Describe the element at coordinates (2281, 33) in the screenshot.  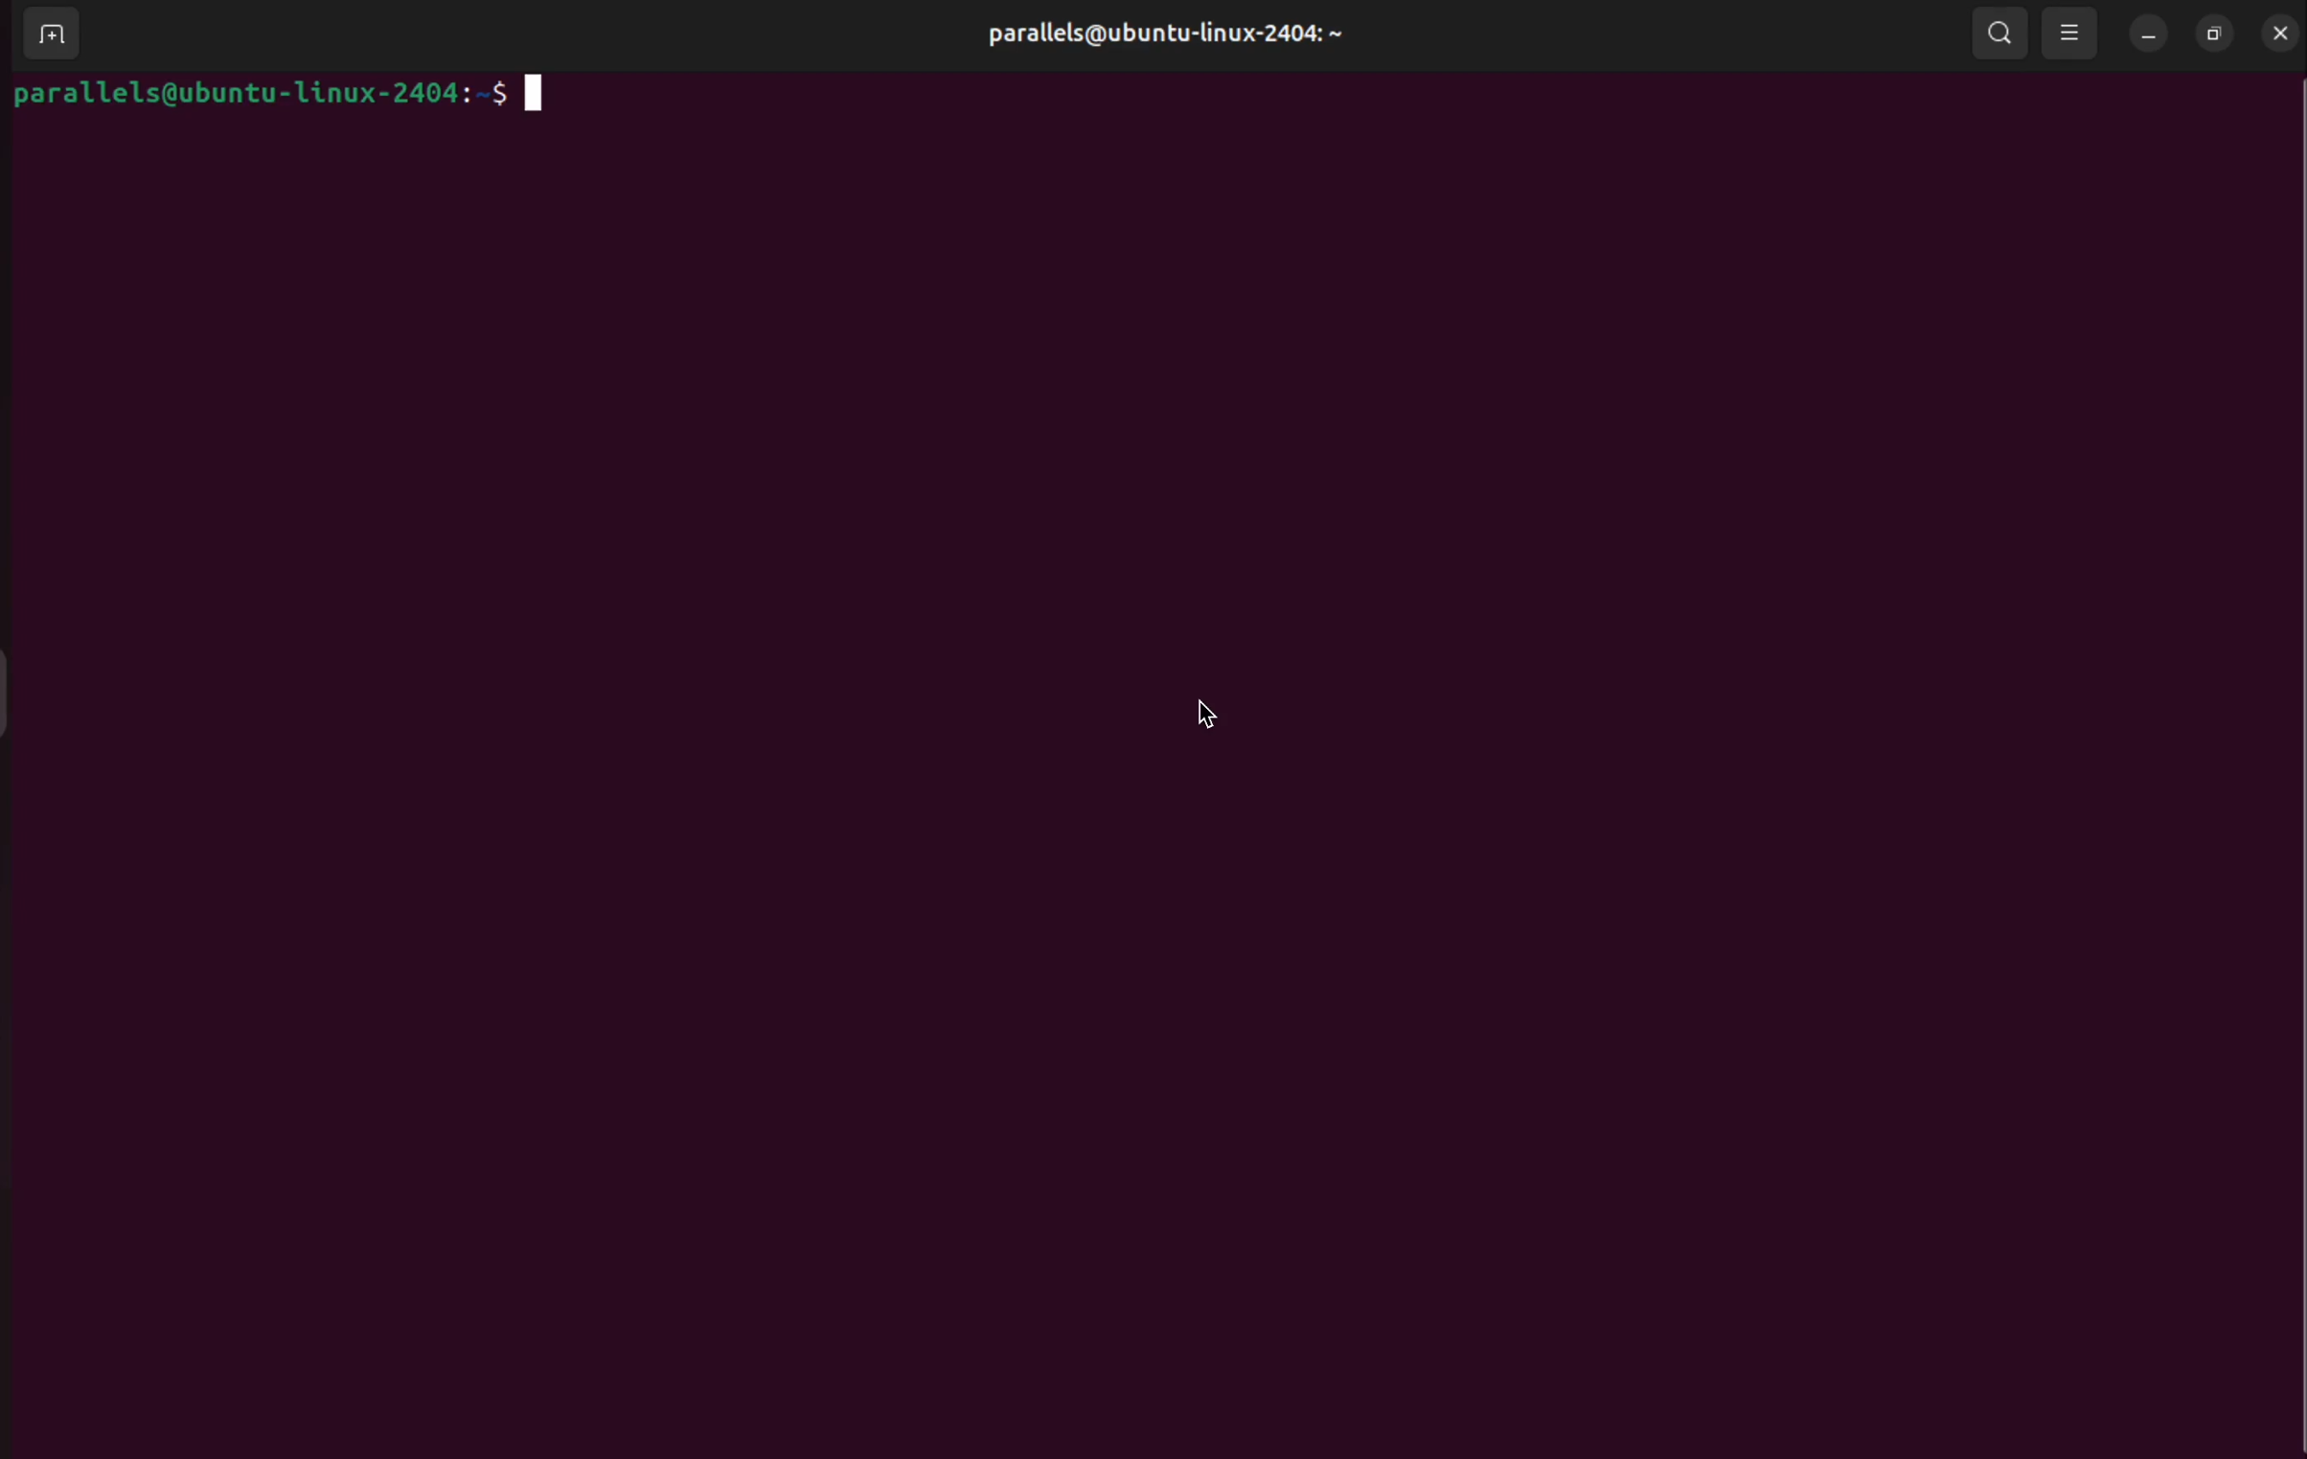
I see `close` at that location.